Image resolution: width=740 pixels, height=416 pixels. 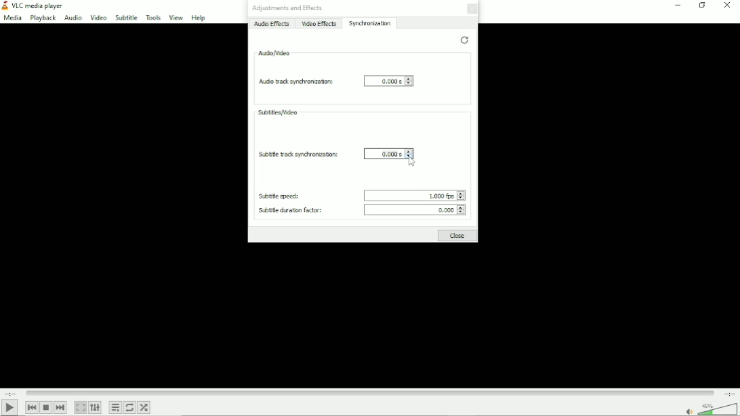 What do you see at coordinates (416, 210) in the screenshot?
I see `0.000` at bounding box center [416, 210].